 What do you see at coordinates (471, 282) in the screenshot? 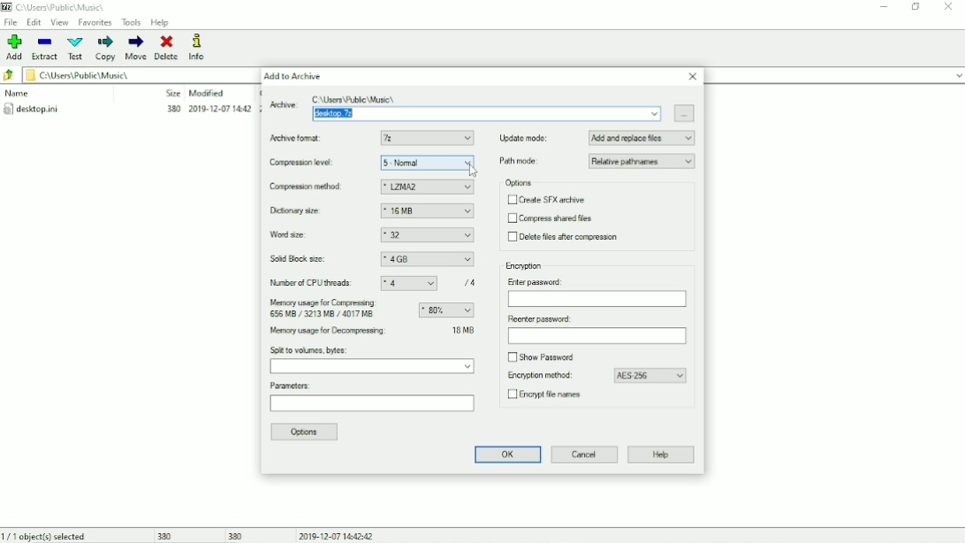
I see `/4` at bounding box center [471, 282].